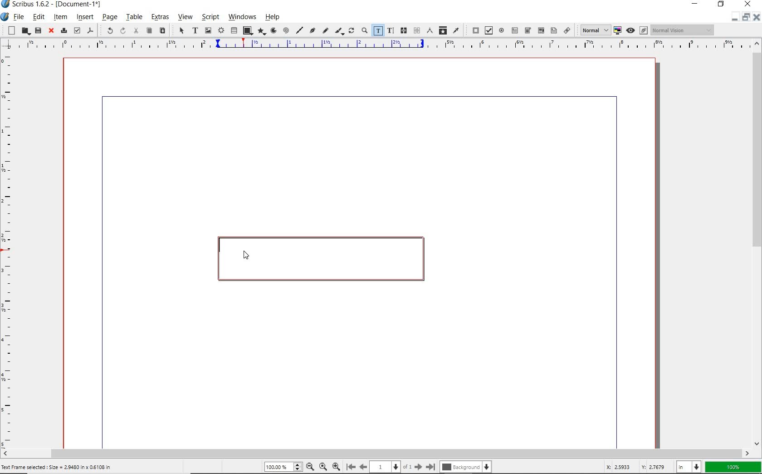  I want to click on page, so click(109, 18).